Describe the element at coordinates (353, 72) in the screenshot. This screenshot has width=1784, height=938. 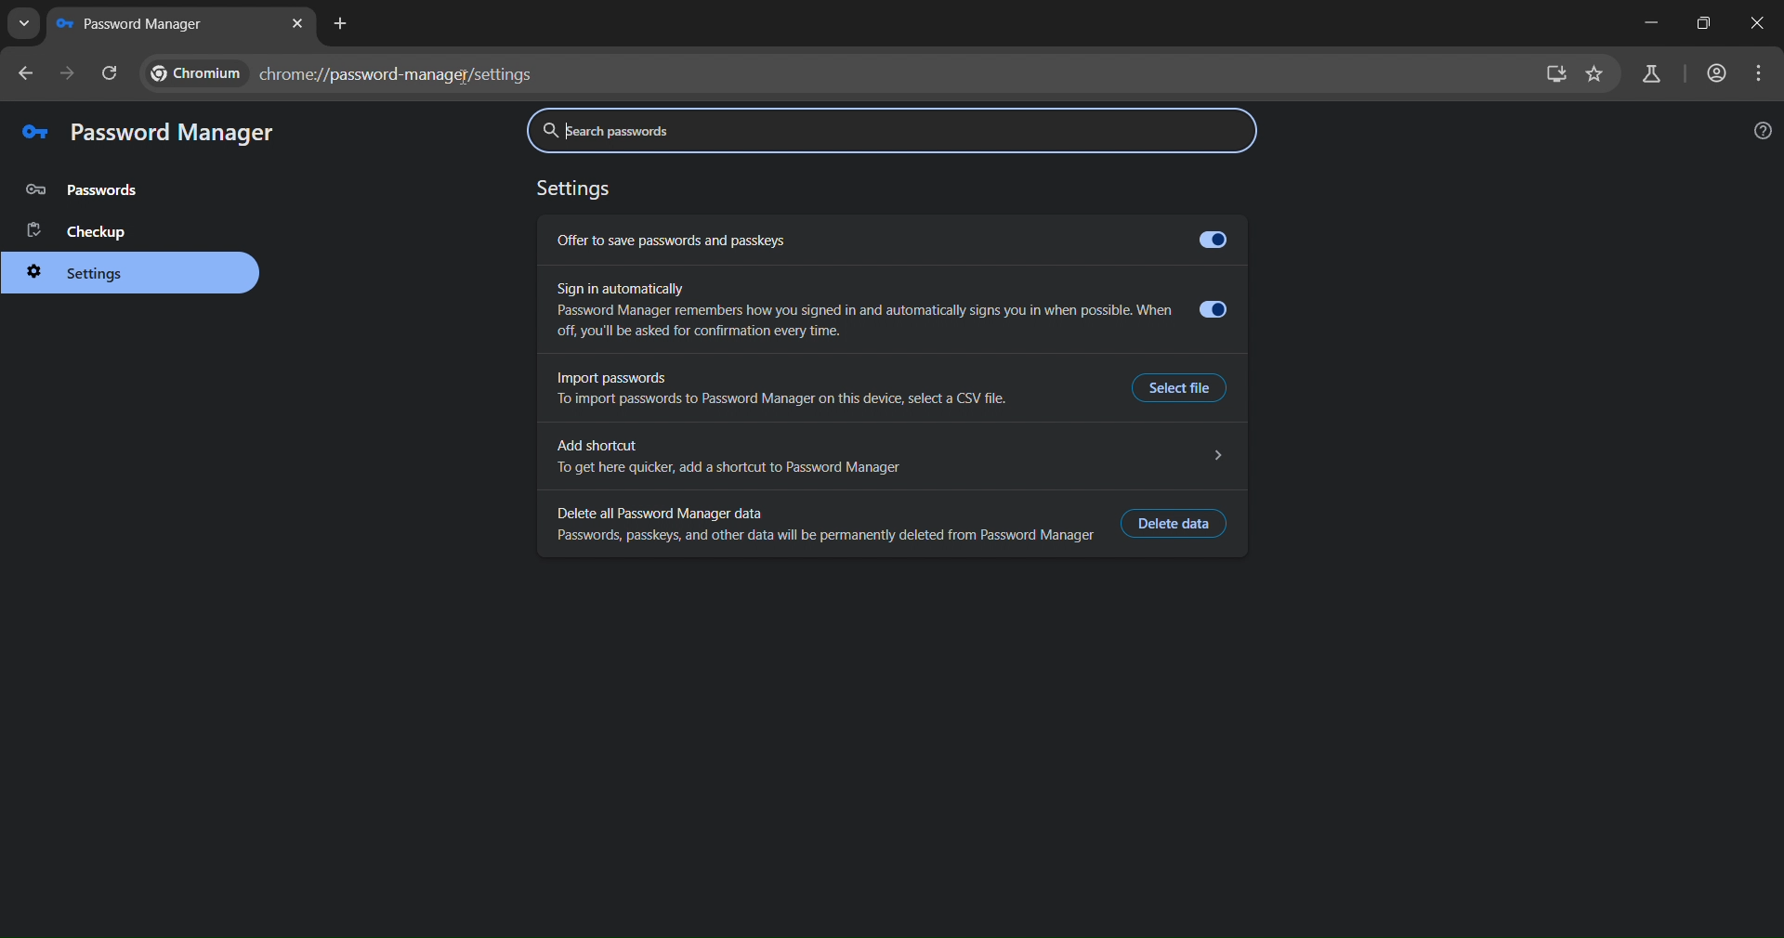
I see `chrome://password-manager/settings` at that location.